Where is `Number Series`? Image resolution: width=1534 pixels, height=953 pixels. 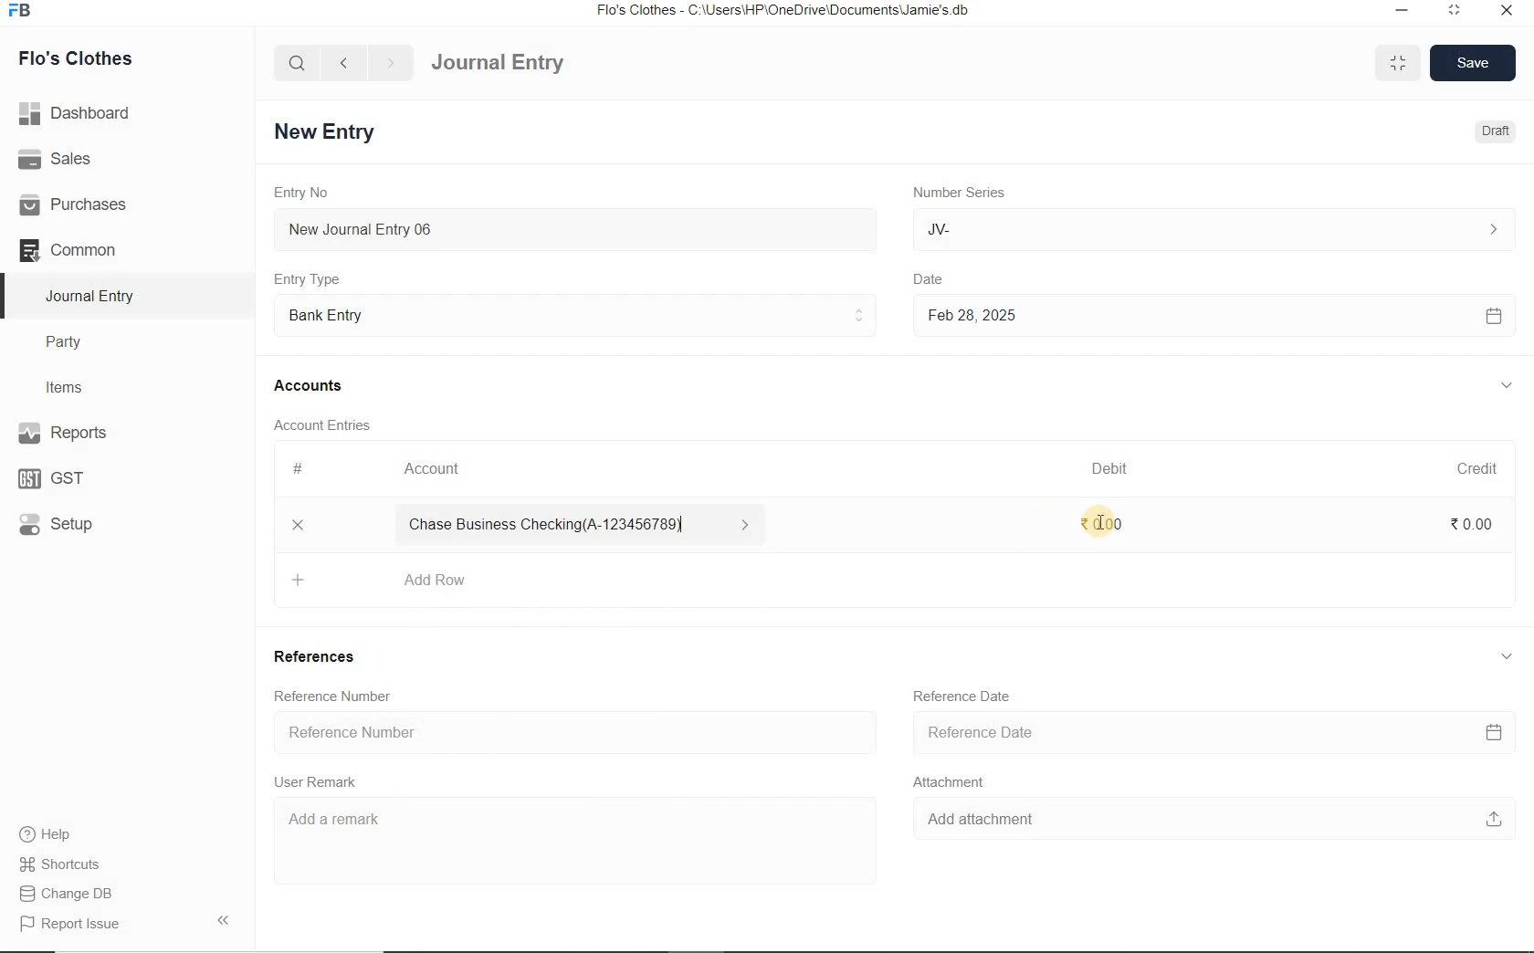
Number Series is located at coordinates (957, 193).